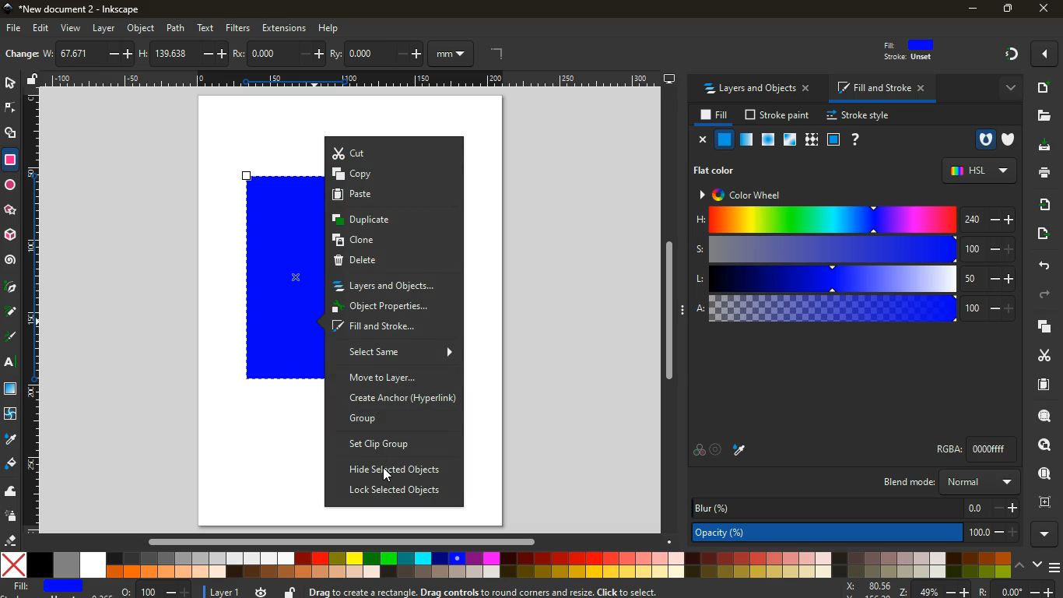 This screenshot has width=1063, height=598. Describe the element at coordinates (391, 328) in the screenshot. I see `fill and stroke` at that location.